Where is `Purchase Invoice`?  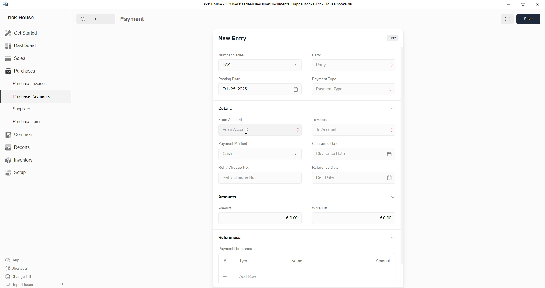 Purchase Invoice is located at coordinates (146, 19).